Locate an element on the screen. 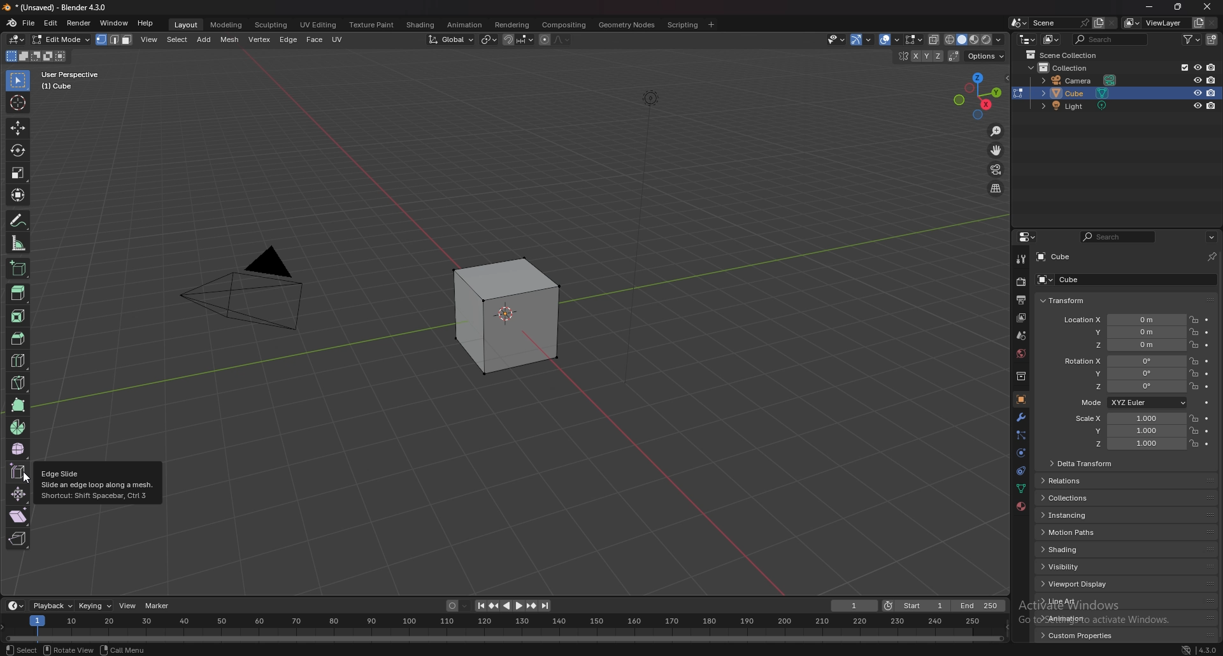 Image resolution: width=1223 pixels, height=656 pixels. shrink is located at coordinates (18, 494).